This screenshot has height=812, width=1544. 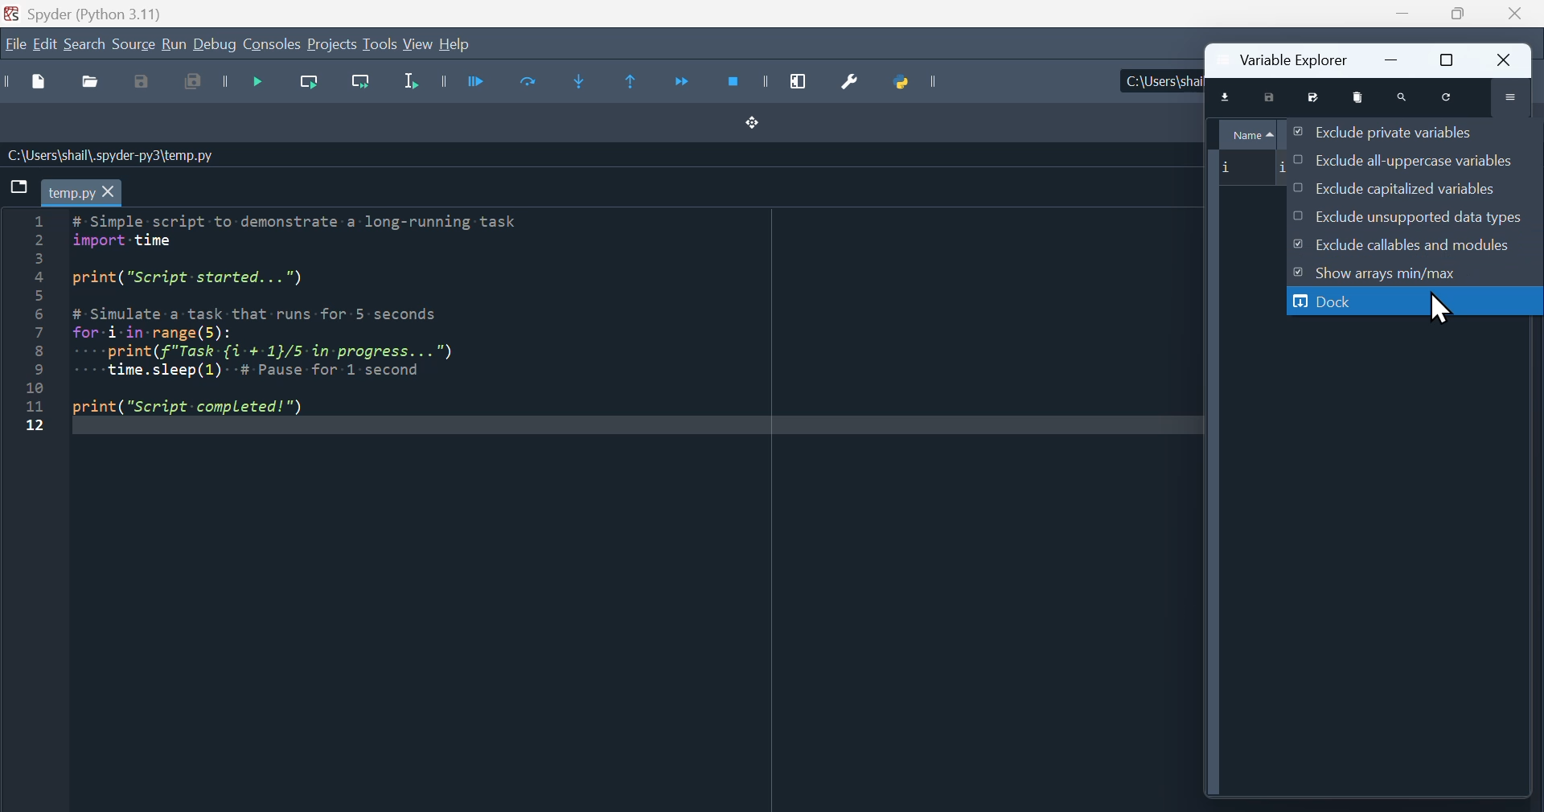 What do you see at coordinates (1447, 59) in the screenshot?
I see `restore` at bounding box center [1447, 59].